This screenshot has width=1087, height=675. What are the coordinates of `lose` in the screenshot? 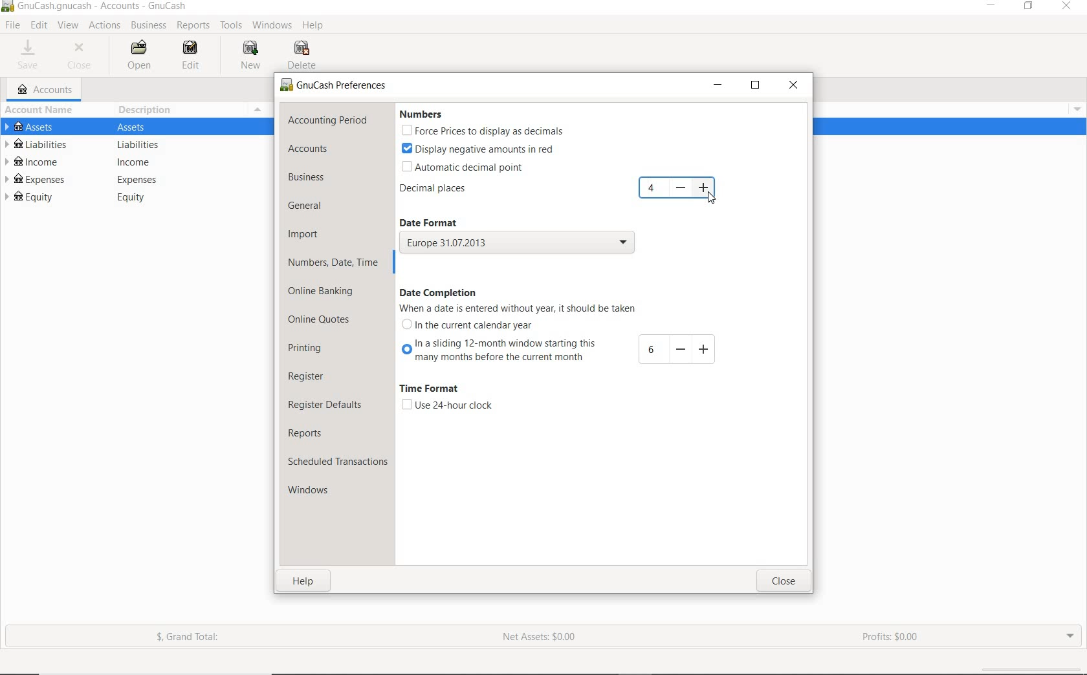 It's located at (785, 581).